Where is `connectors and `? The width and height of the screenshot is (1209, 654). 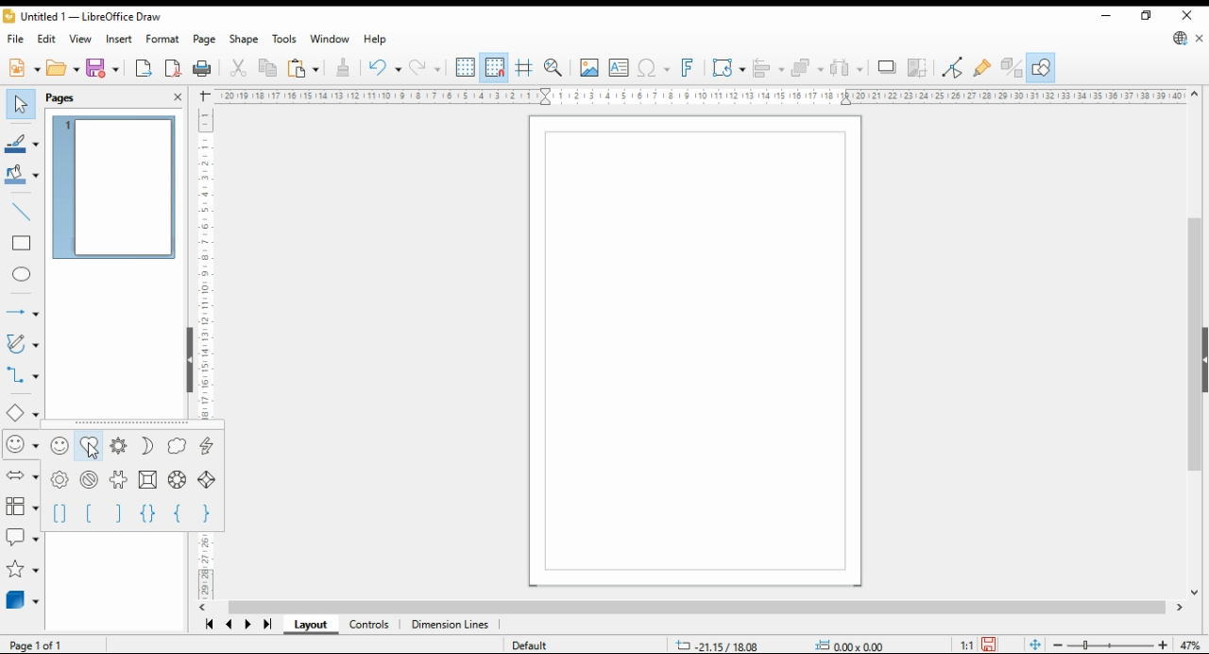 connectors and  is located at coordinates (22, 377).